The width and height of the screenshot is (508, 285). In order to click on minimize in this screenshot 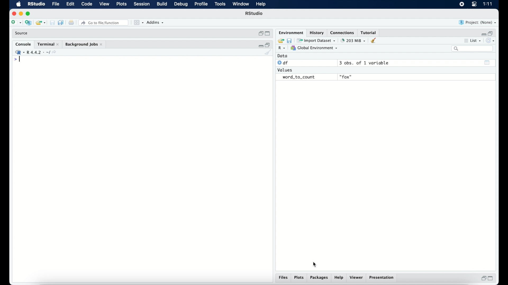, I will do `click(260, 45)`.